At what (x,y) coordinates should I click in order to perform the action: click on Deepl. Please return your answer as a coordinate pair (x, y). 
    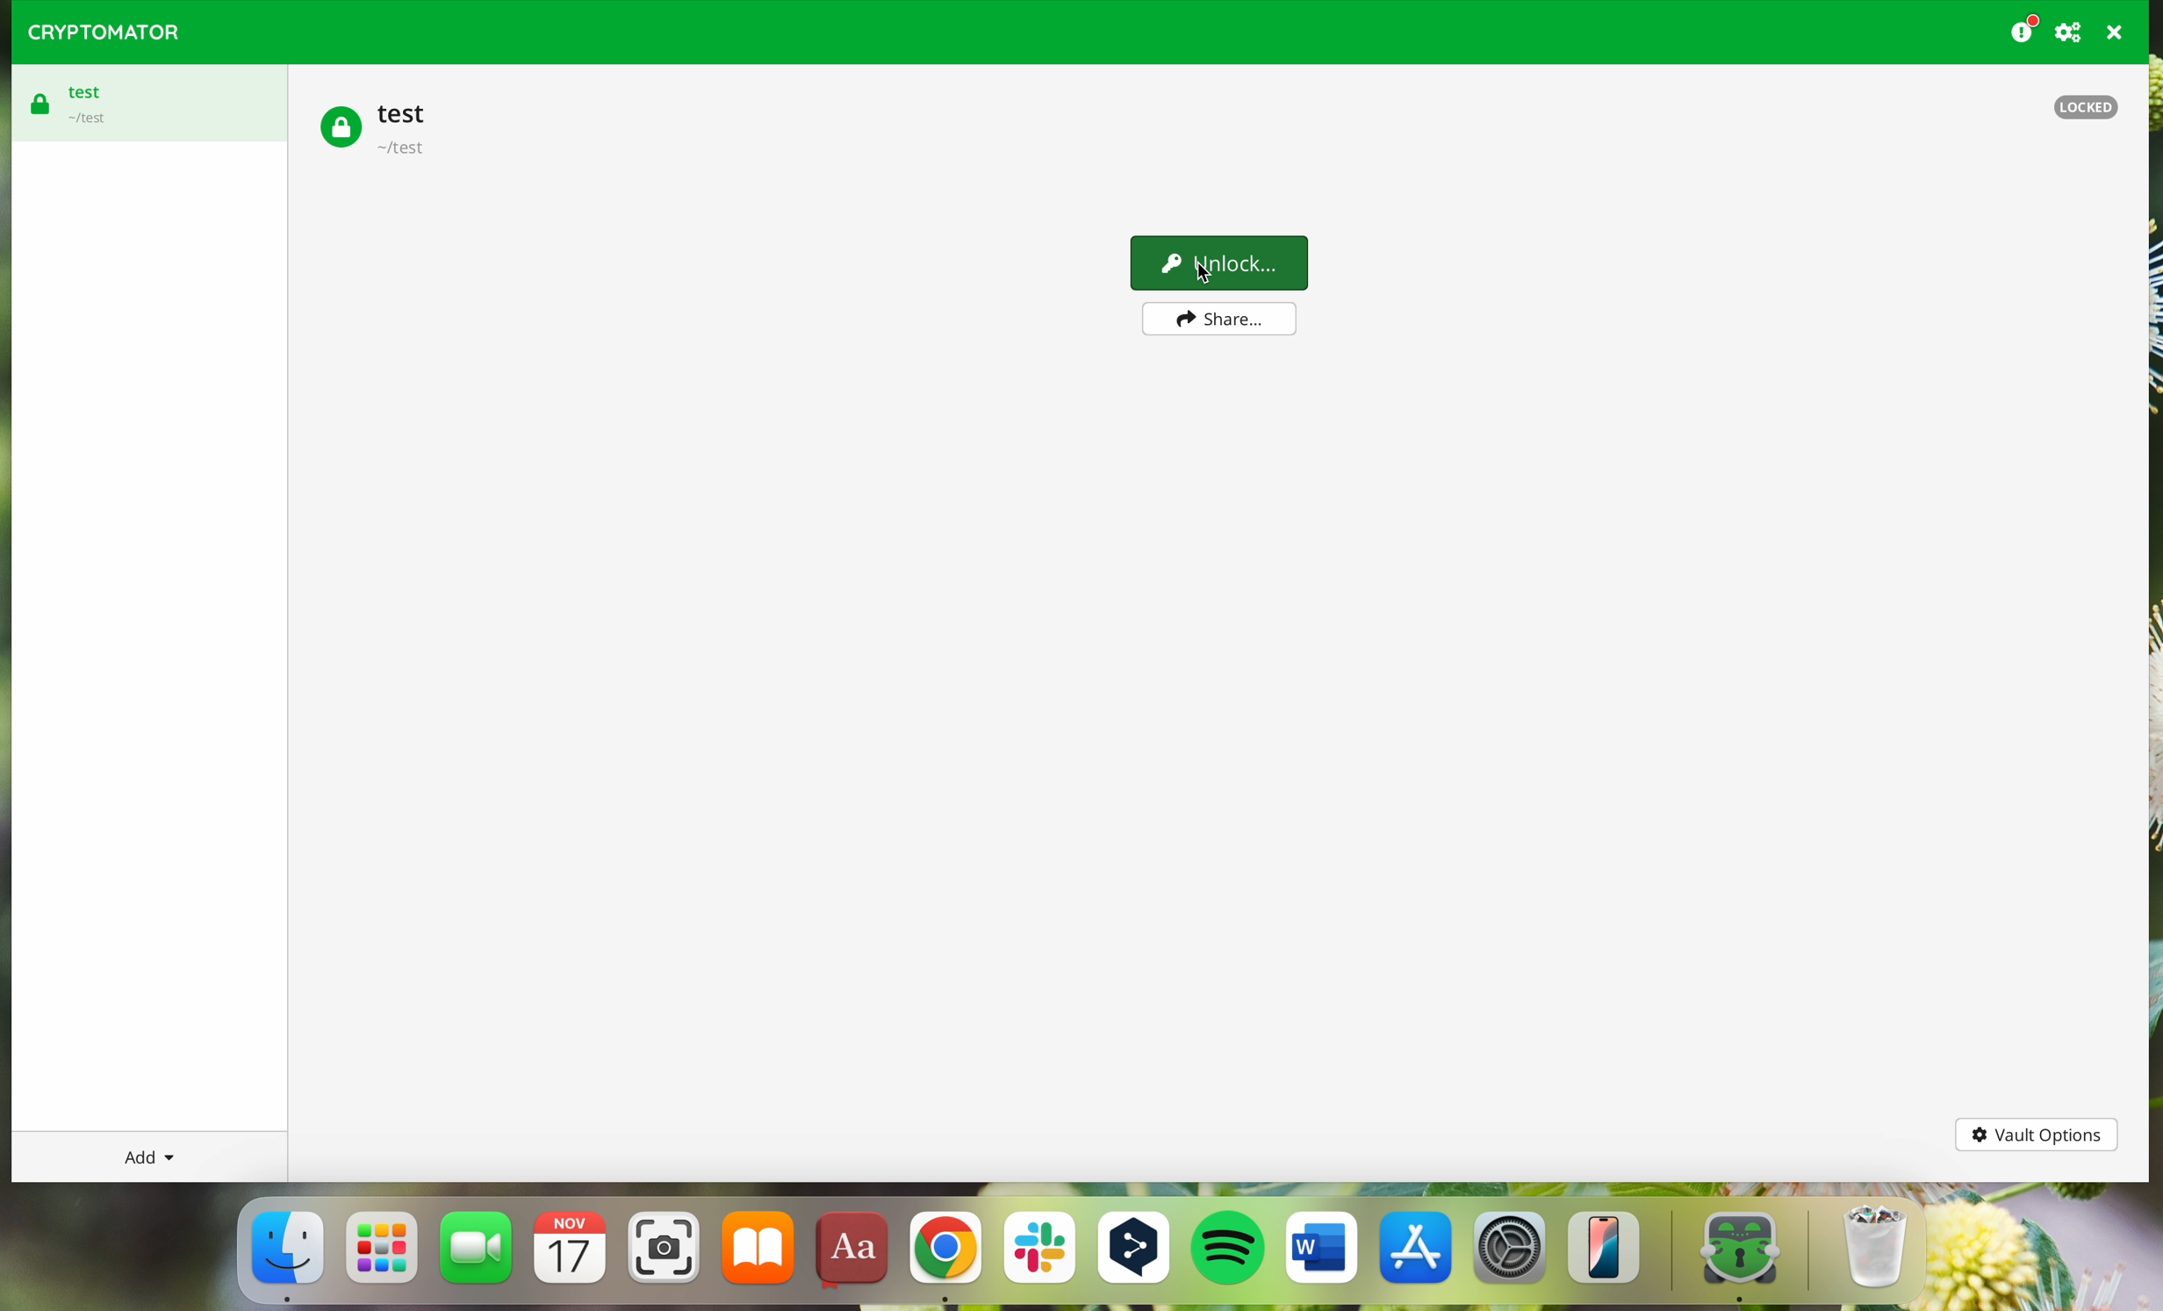
    Looking at the image, I should click on (1134, 1256).